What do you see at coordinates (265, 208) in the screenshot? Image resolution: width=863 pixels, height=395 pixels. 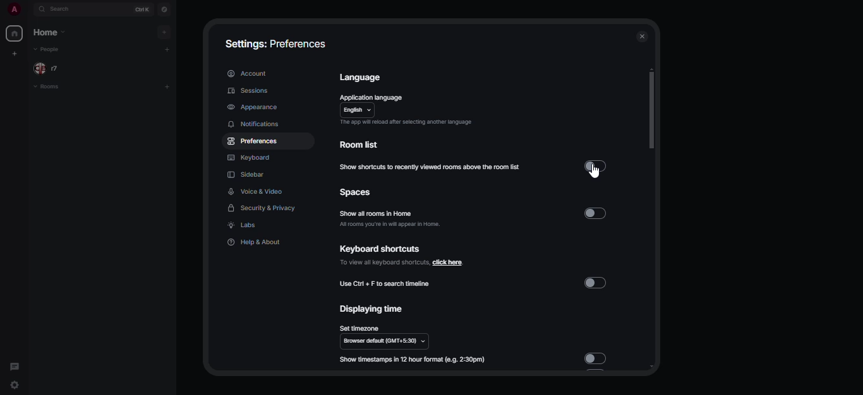 I see `security & privacy` at bounding box center [265, 208].